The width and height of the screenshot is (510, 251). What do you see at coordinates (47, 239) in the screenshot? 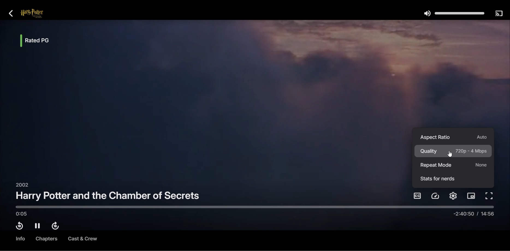
I see `Chapters` at bounding box center [47, 239].